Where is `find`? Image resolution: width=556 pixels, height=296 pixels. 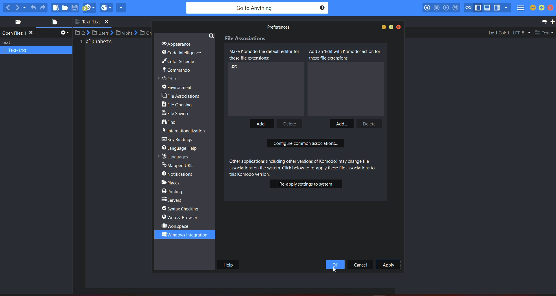
find is located at coordinates (170, 122).